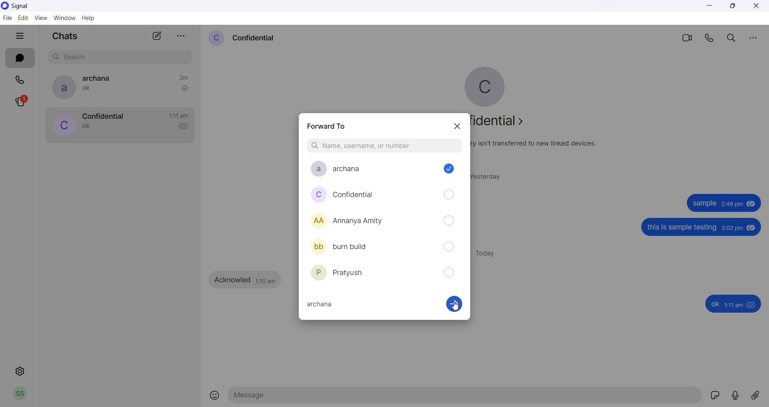 The image size is (769, 407). I want to click on video call, so click(686, 37).